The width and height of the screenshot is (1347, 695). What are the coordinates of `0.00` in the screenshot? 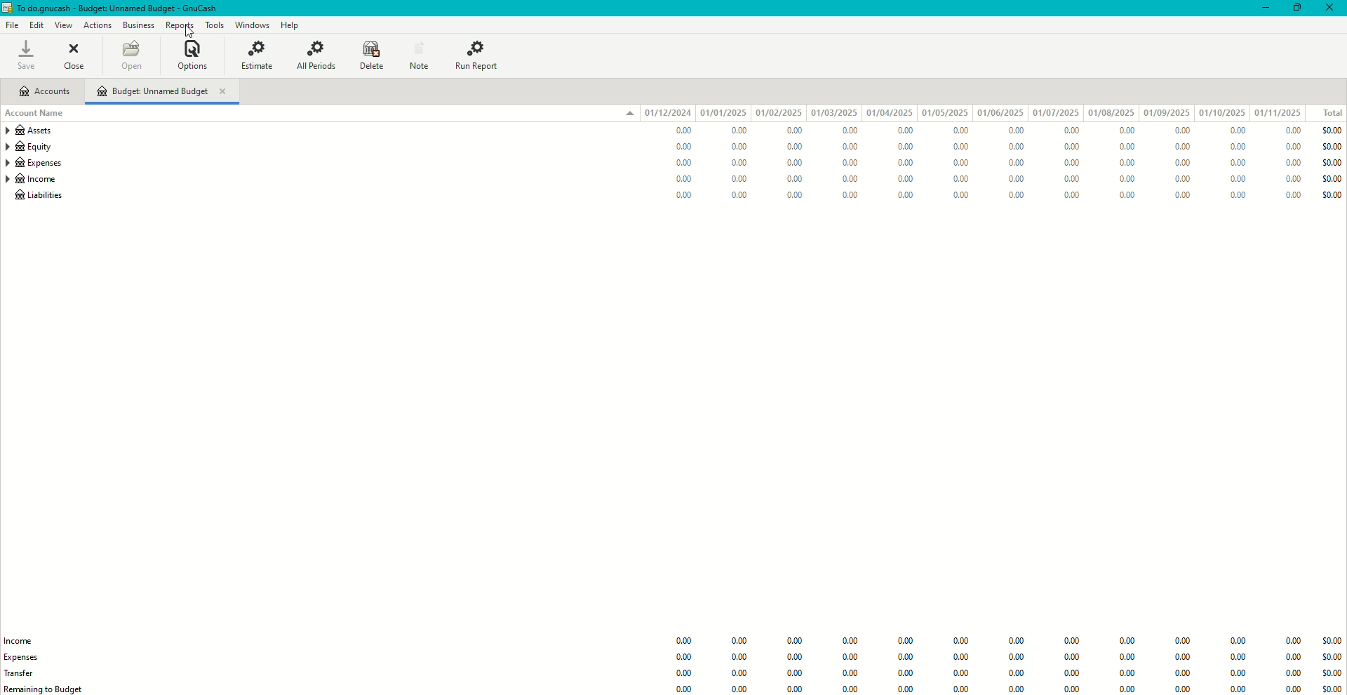 It's located at (1294, 145).